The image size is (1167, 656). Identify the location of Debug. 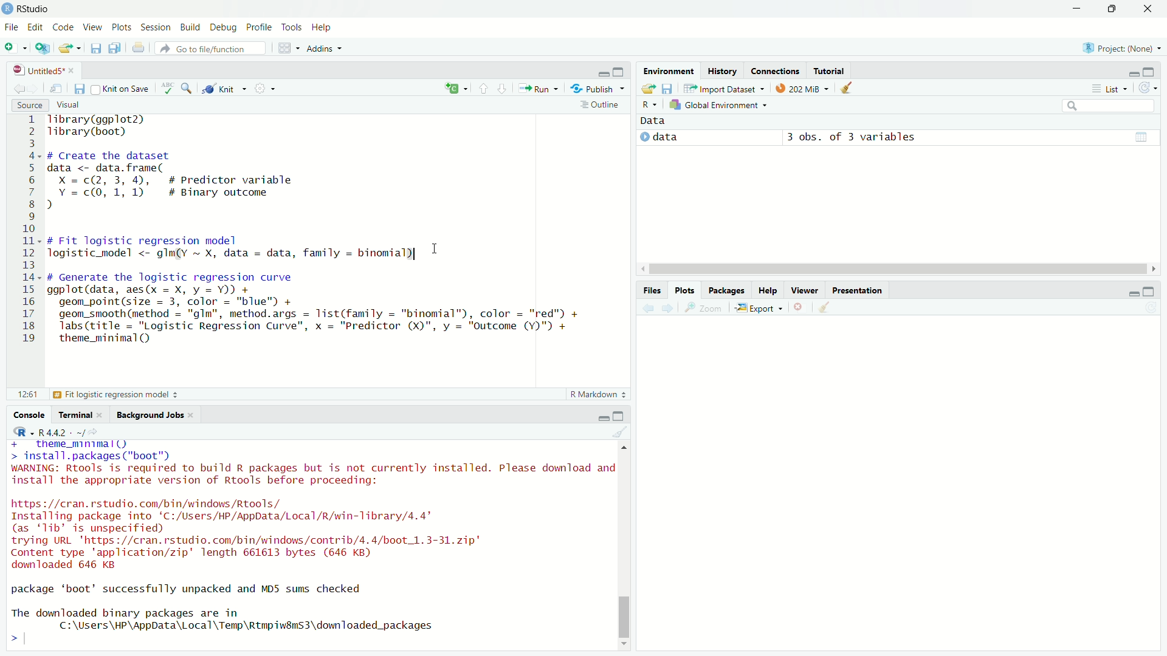
(222, 27).